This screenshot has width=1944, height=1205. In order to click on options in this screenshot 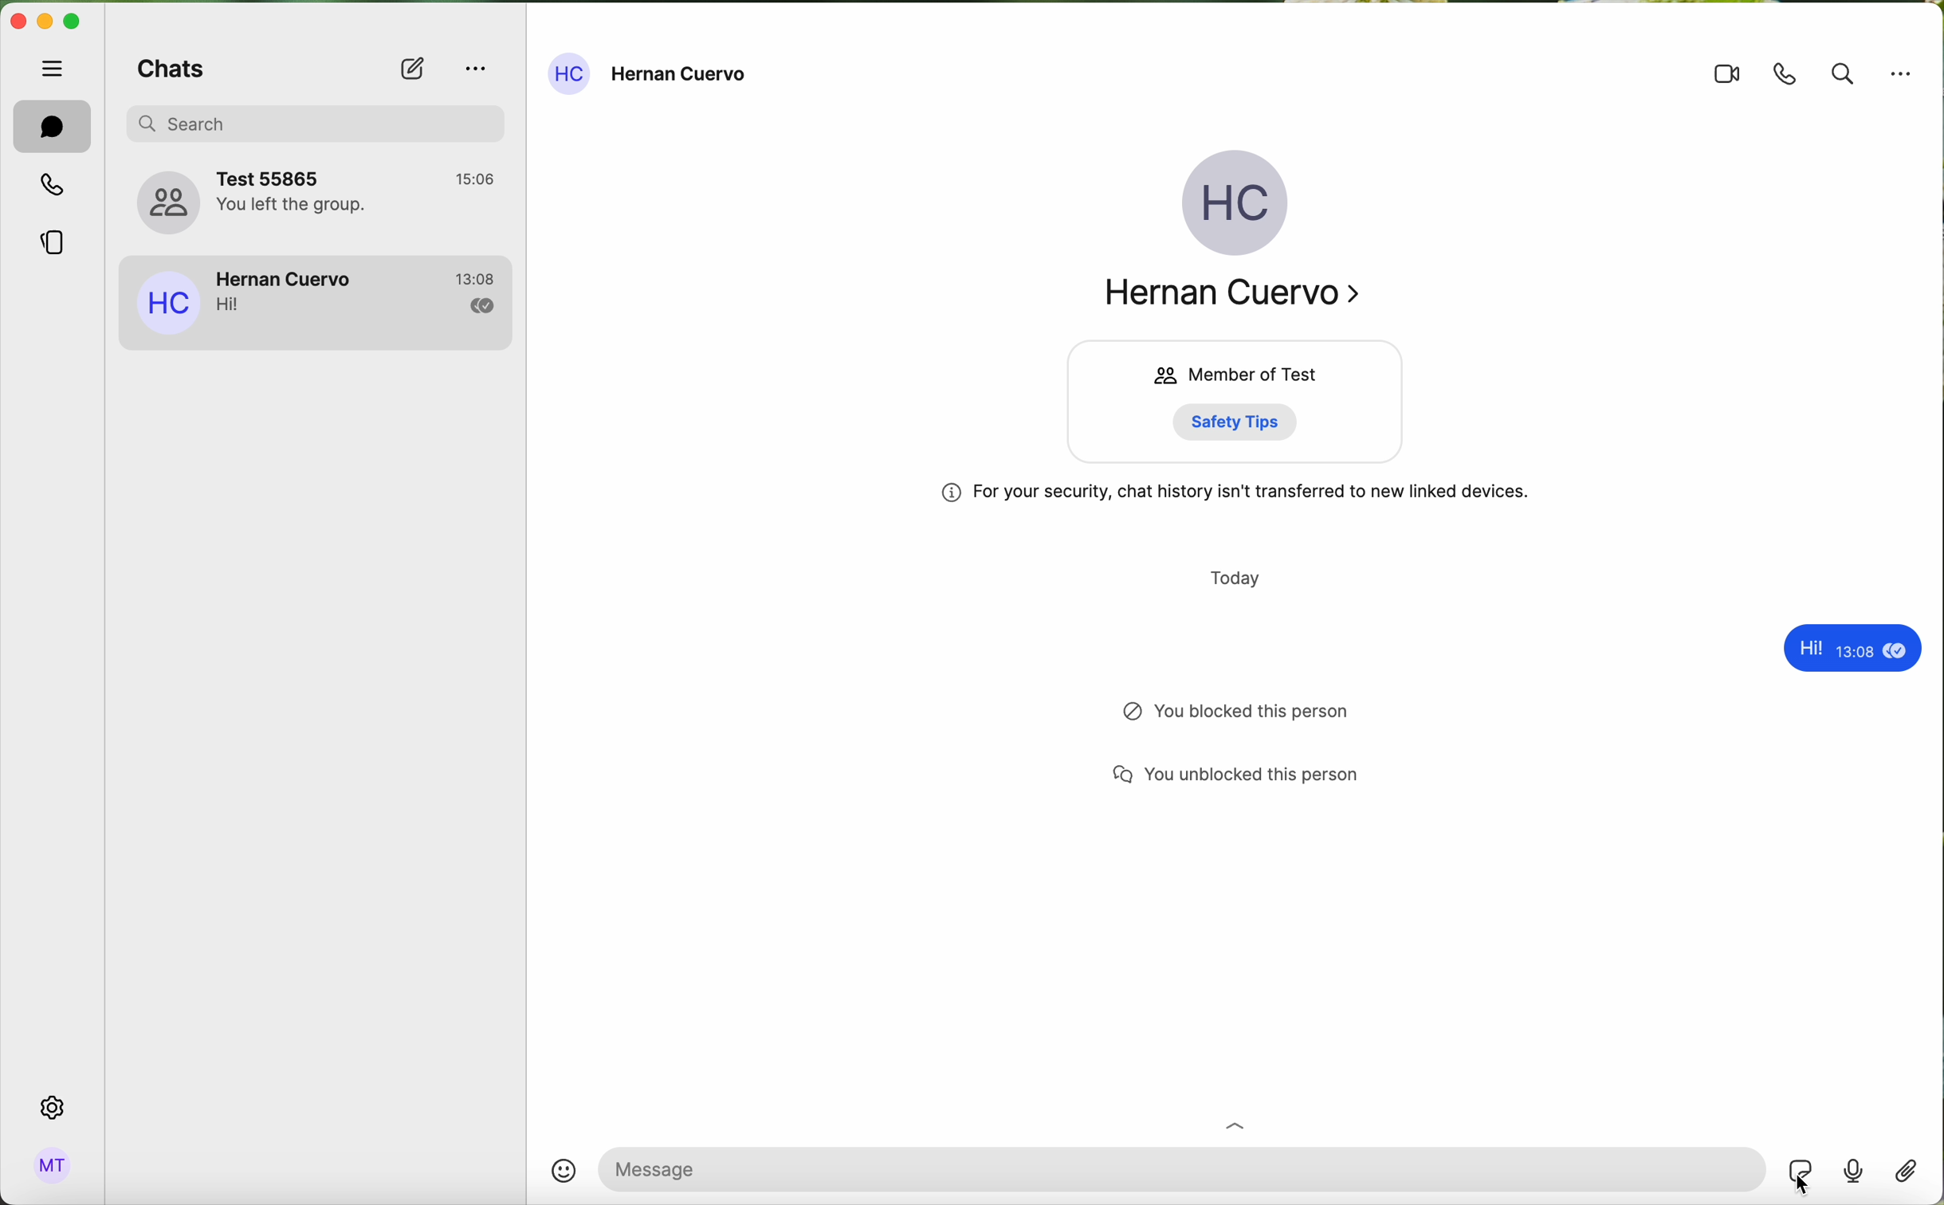, I will do `click(1902, 74)`.